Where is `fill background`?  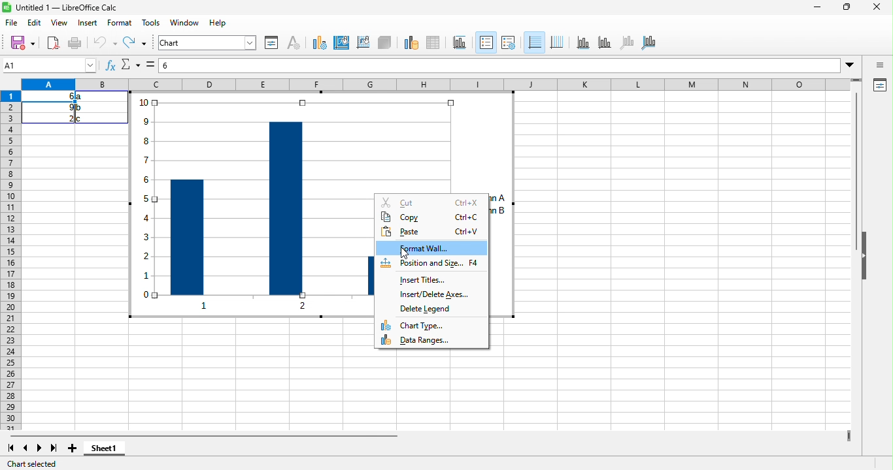
fill background is located at coordinates (343, 44).